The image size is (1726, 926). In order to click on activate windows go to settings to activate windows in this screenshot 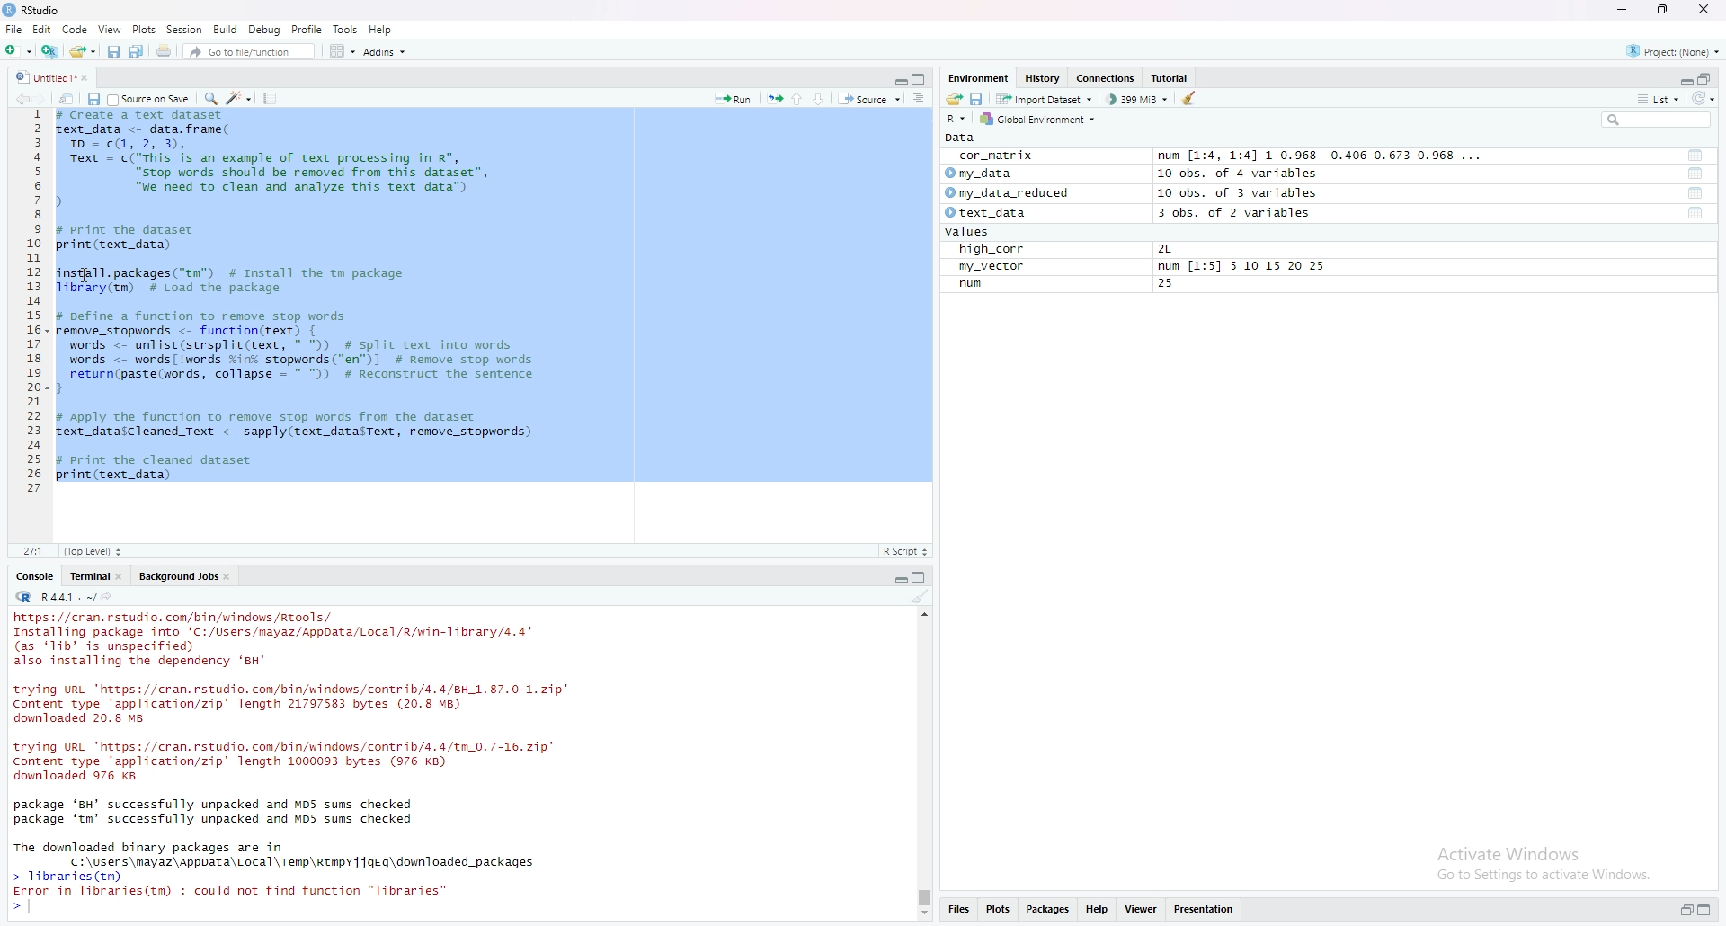, I will do `click(1535, 862)`.